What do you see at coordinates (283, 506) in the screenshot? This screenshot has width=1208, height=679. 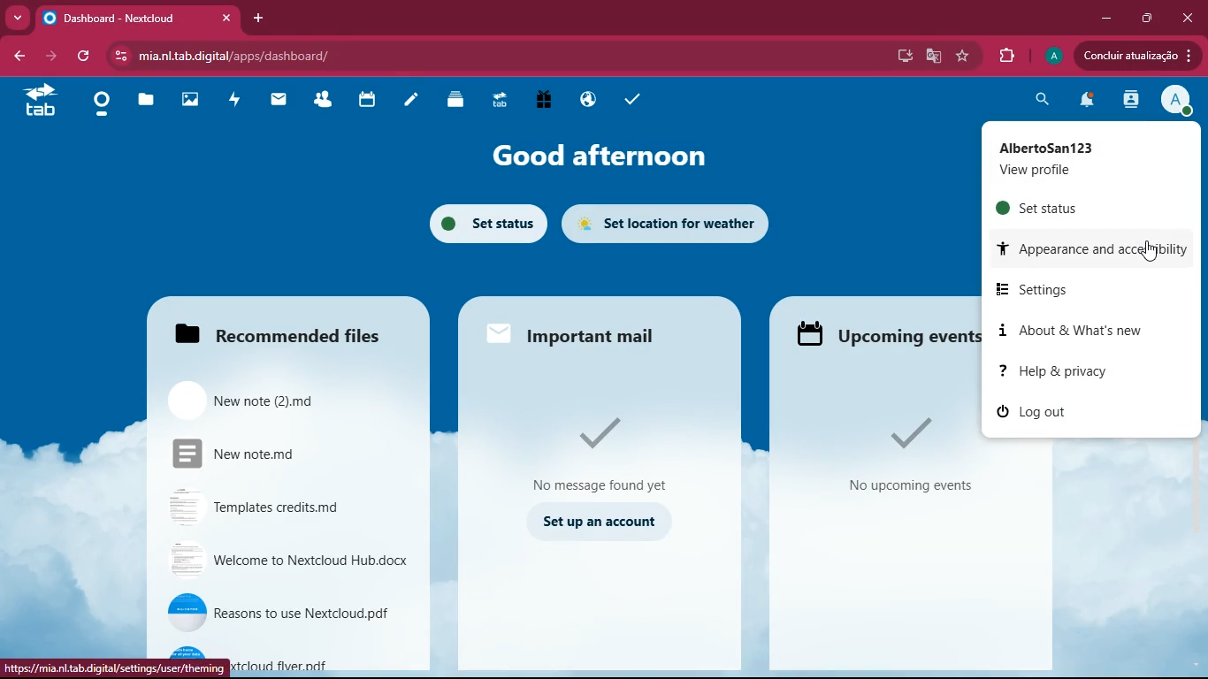 I see `Templates credits.md` at bounding box center [283, 506].